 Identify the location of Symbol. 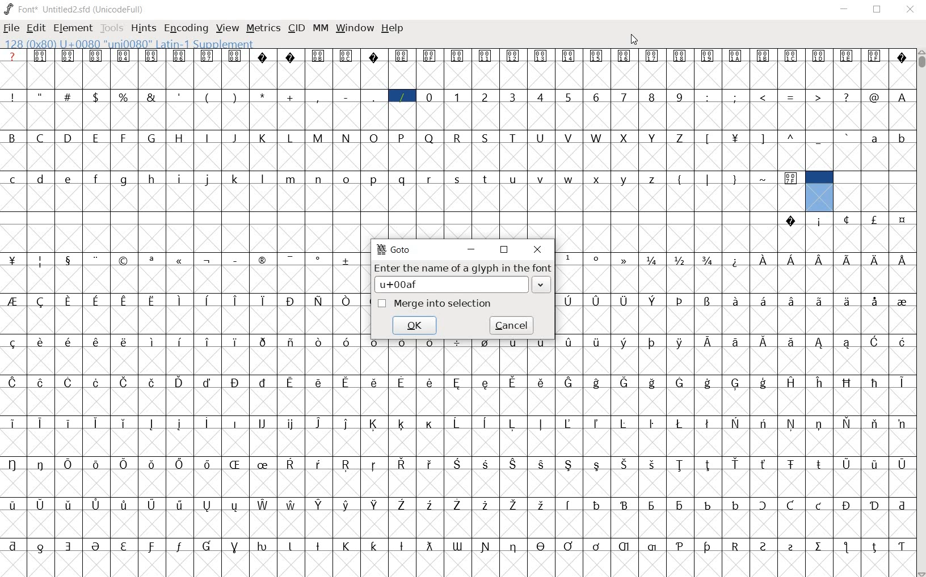
(403, 505).